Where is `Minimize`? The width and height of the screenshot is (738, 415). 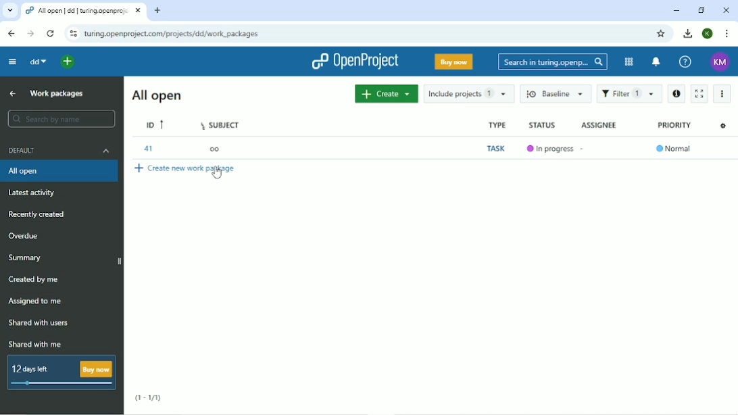
Minimize is located at coordinates (676, 10).